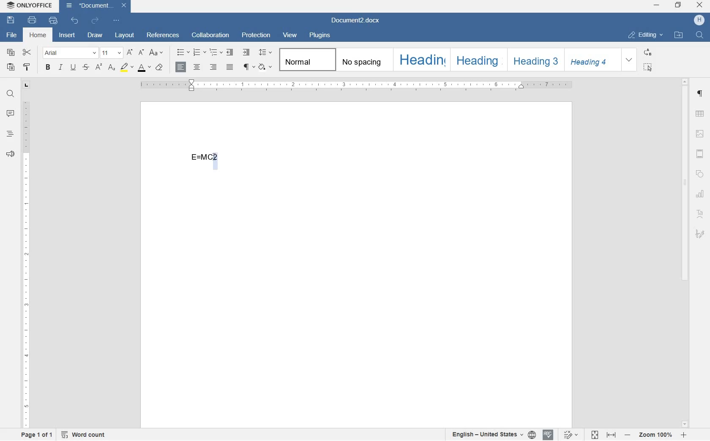  What do you see at coordinates (547, 435) in the screenshot?
I see `spell checking` at bounding box center [547, 435].